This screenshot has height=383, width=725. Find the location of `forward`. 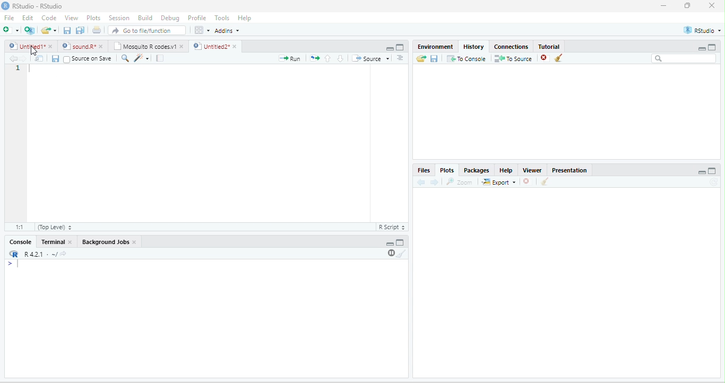

forward is located at coordinates (434, 182).